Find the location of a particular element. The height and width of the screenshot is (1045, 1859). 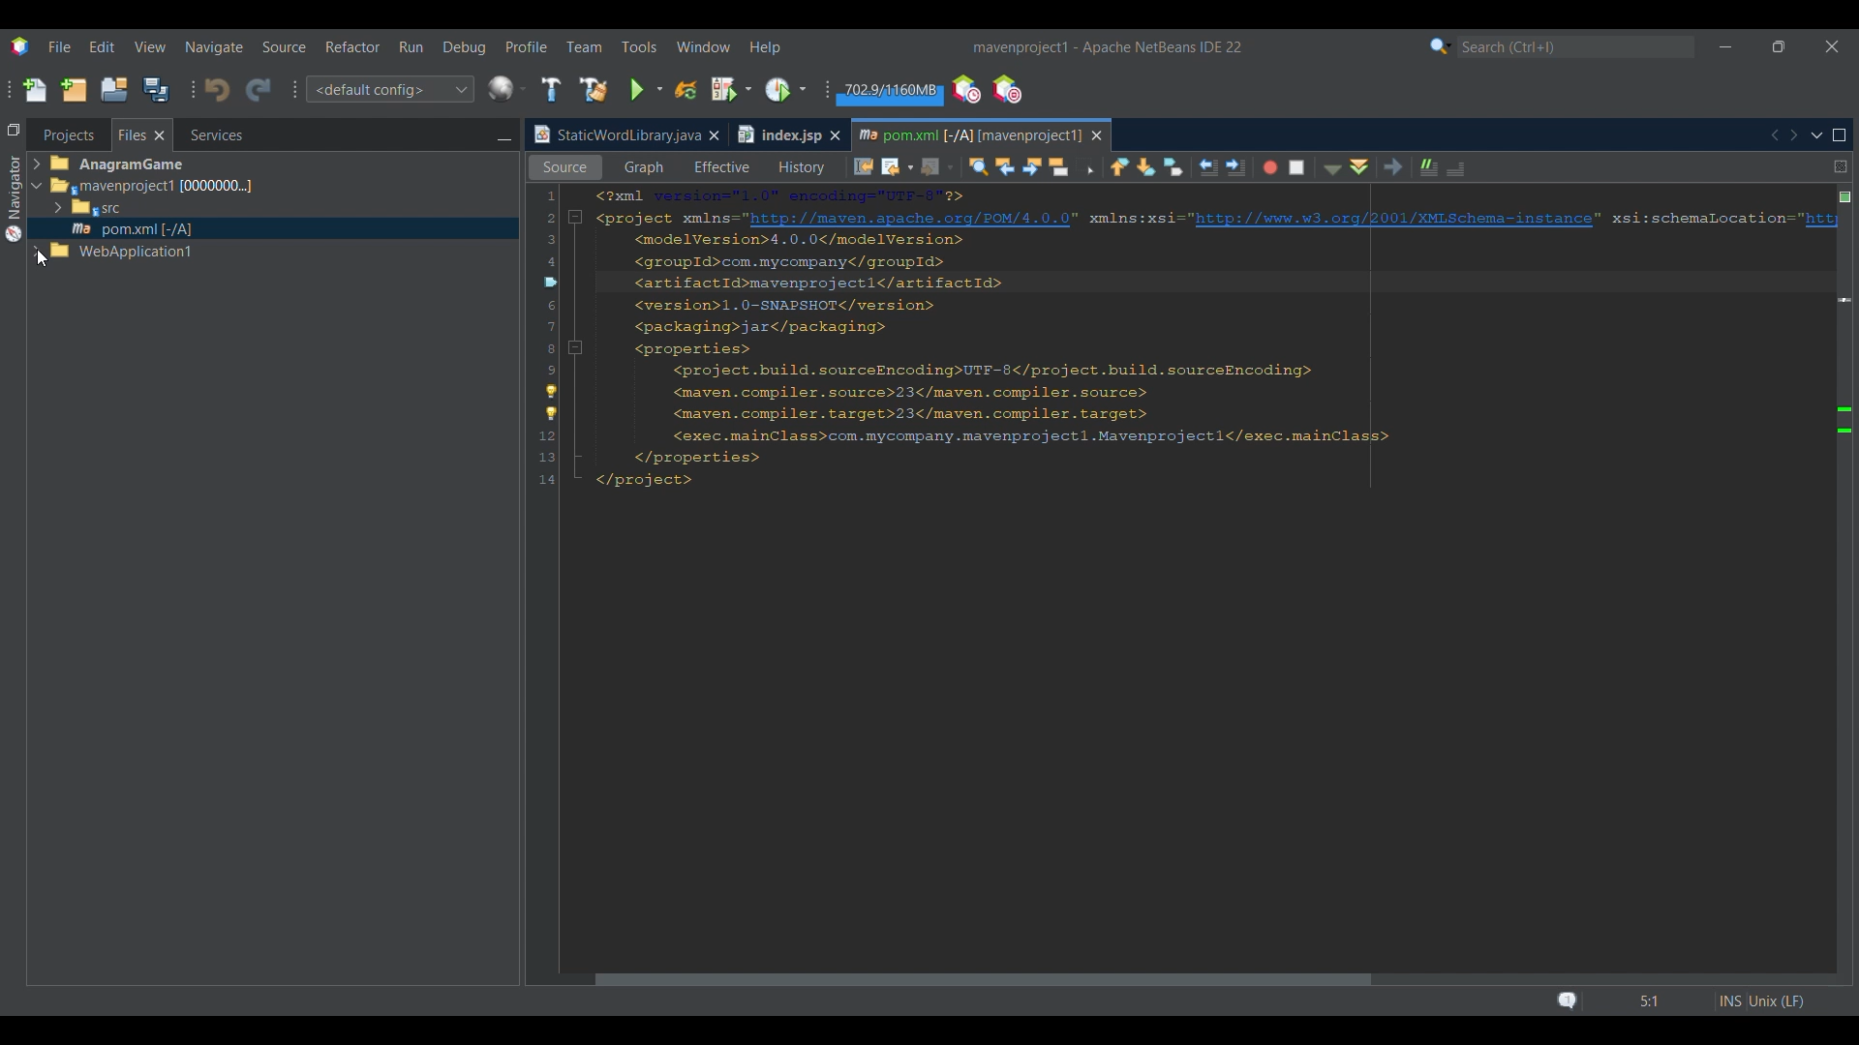

Profile main project options is located at coordinates (788, 89).